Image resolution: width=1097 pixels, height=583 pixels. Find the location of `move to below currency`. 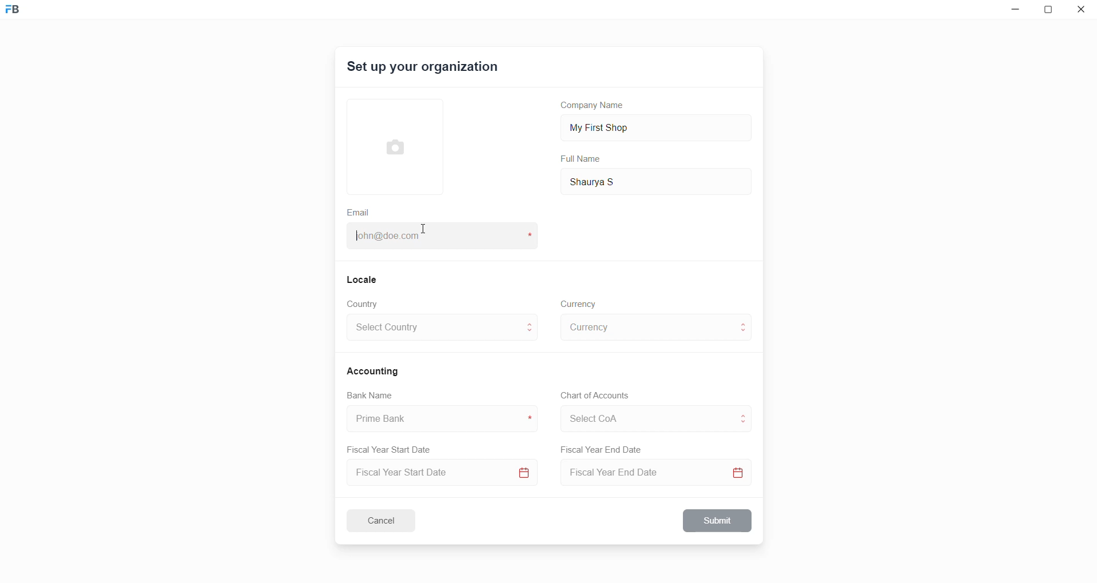

move to below currency is located at coordinates (746, 333).